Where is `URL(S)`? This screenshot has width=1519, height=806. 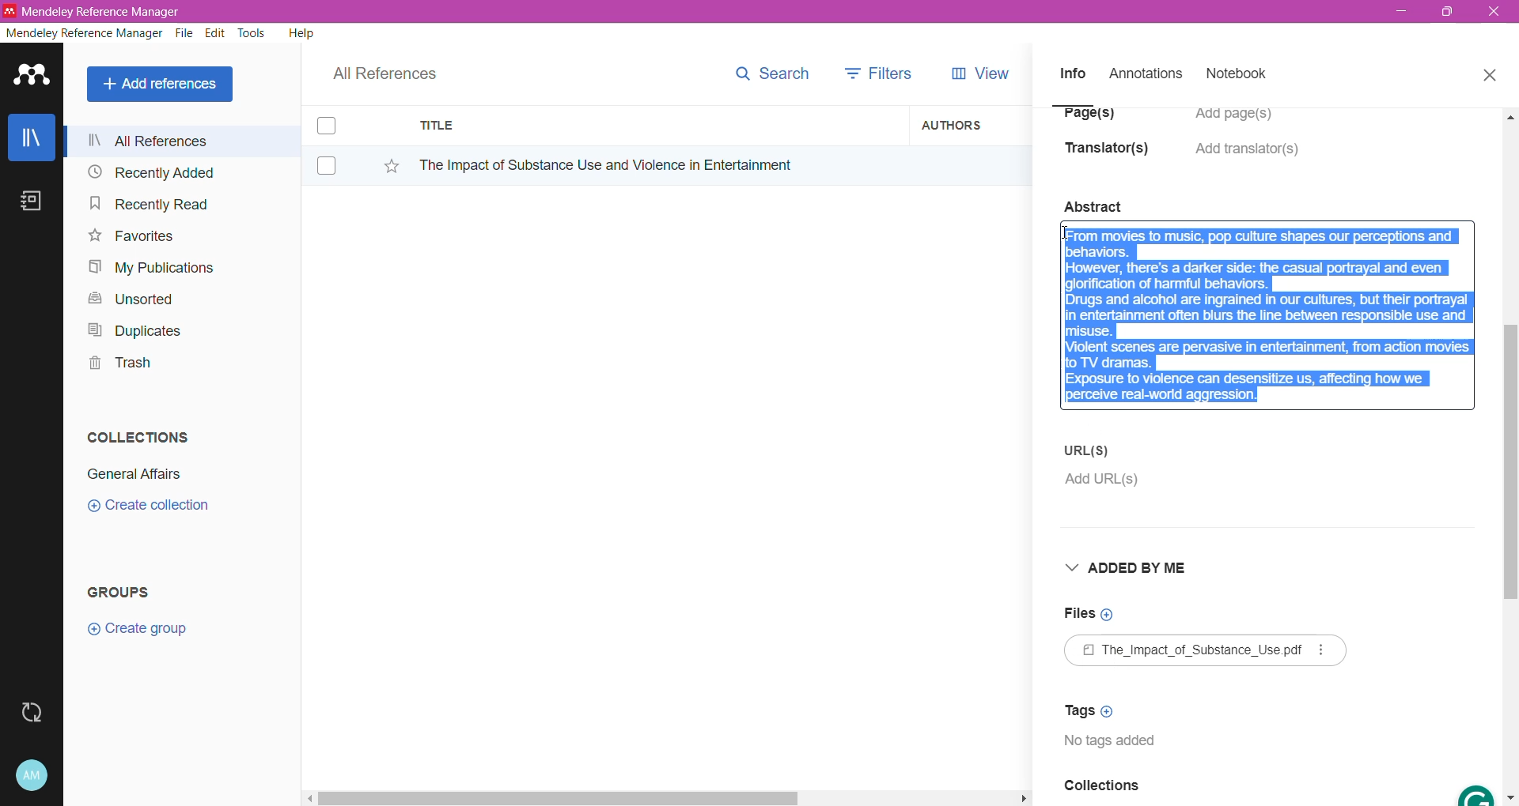
URL(S) is located at coordinates (1090, 450).